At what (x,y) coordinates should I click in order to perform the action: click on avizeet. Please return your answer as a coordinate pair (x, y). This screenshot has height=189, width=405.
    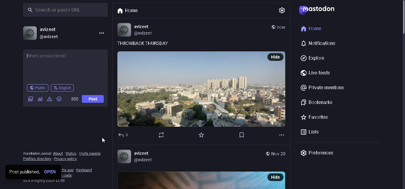
    Looking at the image, I should click on (150, 27).